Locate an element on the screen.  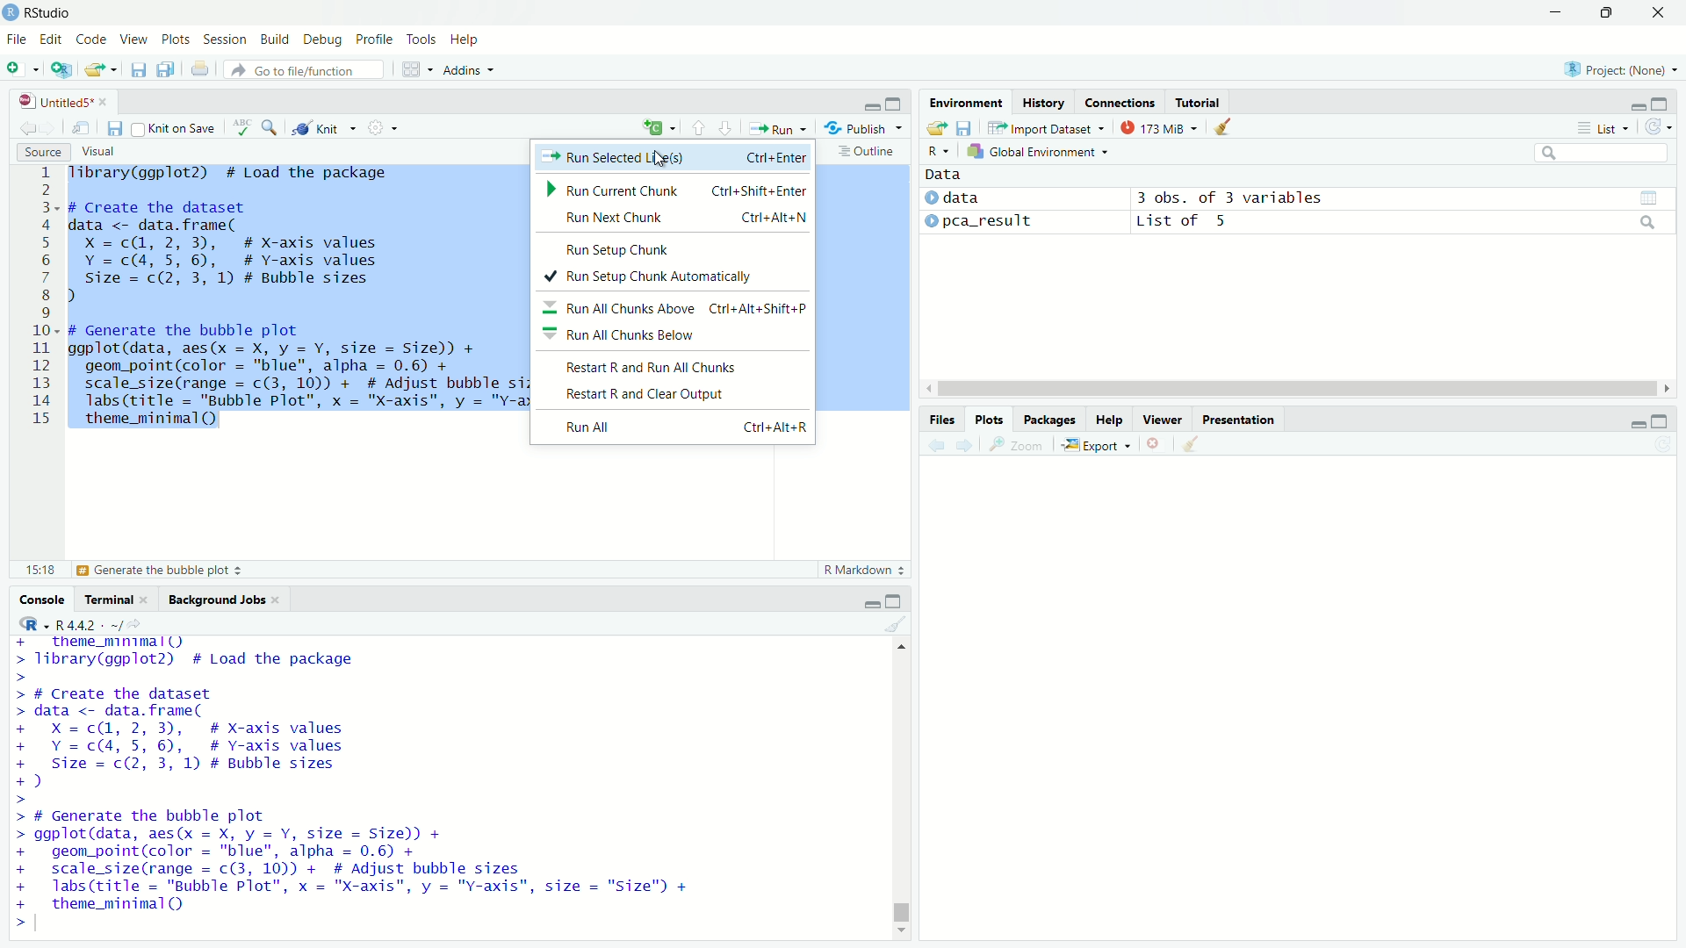
presentation is located at coordinates (1238, 420).